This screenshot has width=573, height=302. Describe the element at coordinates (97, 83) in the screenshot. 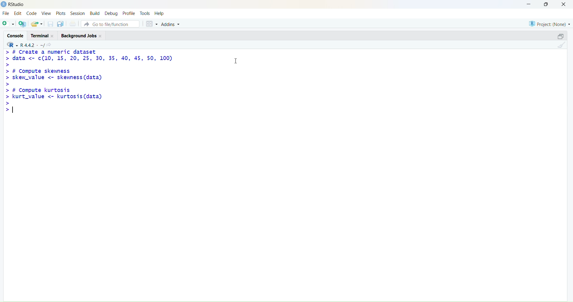

I see `2 # LIEalE a liulel ic dataset
> data <- c(10, 15, 20, 25, 30, 35, 40, 45, 50, 100)
>
> # Compute skewness
> skew_value <- skewness (data)
>
> # Compute kurtosis
> kurt_value <- kurtosis(data)
>
.` at that location.